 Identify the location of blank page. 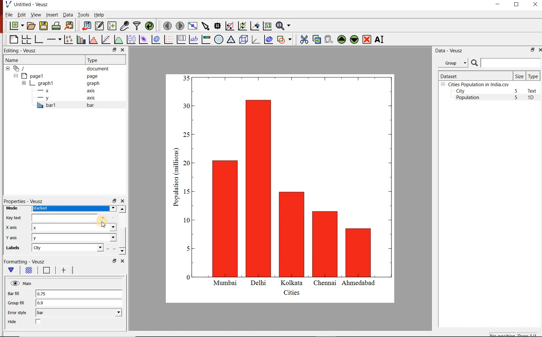
(13, 40).